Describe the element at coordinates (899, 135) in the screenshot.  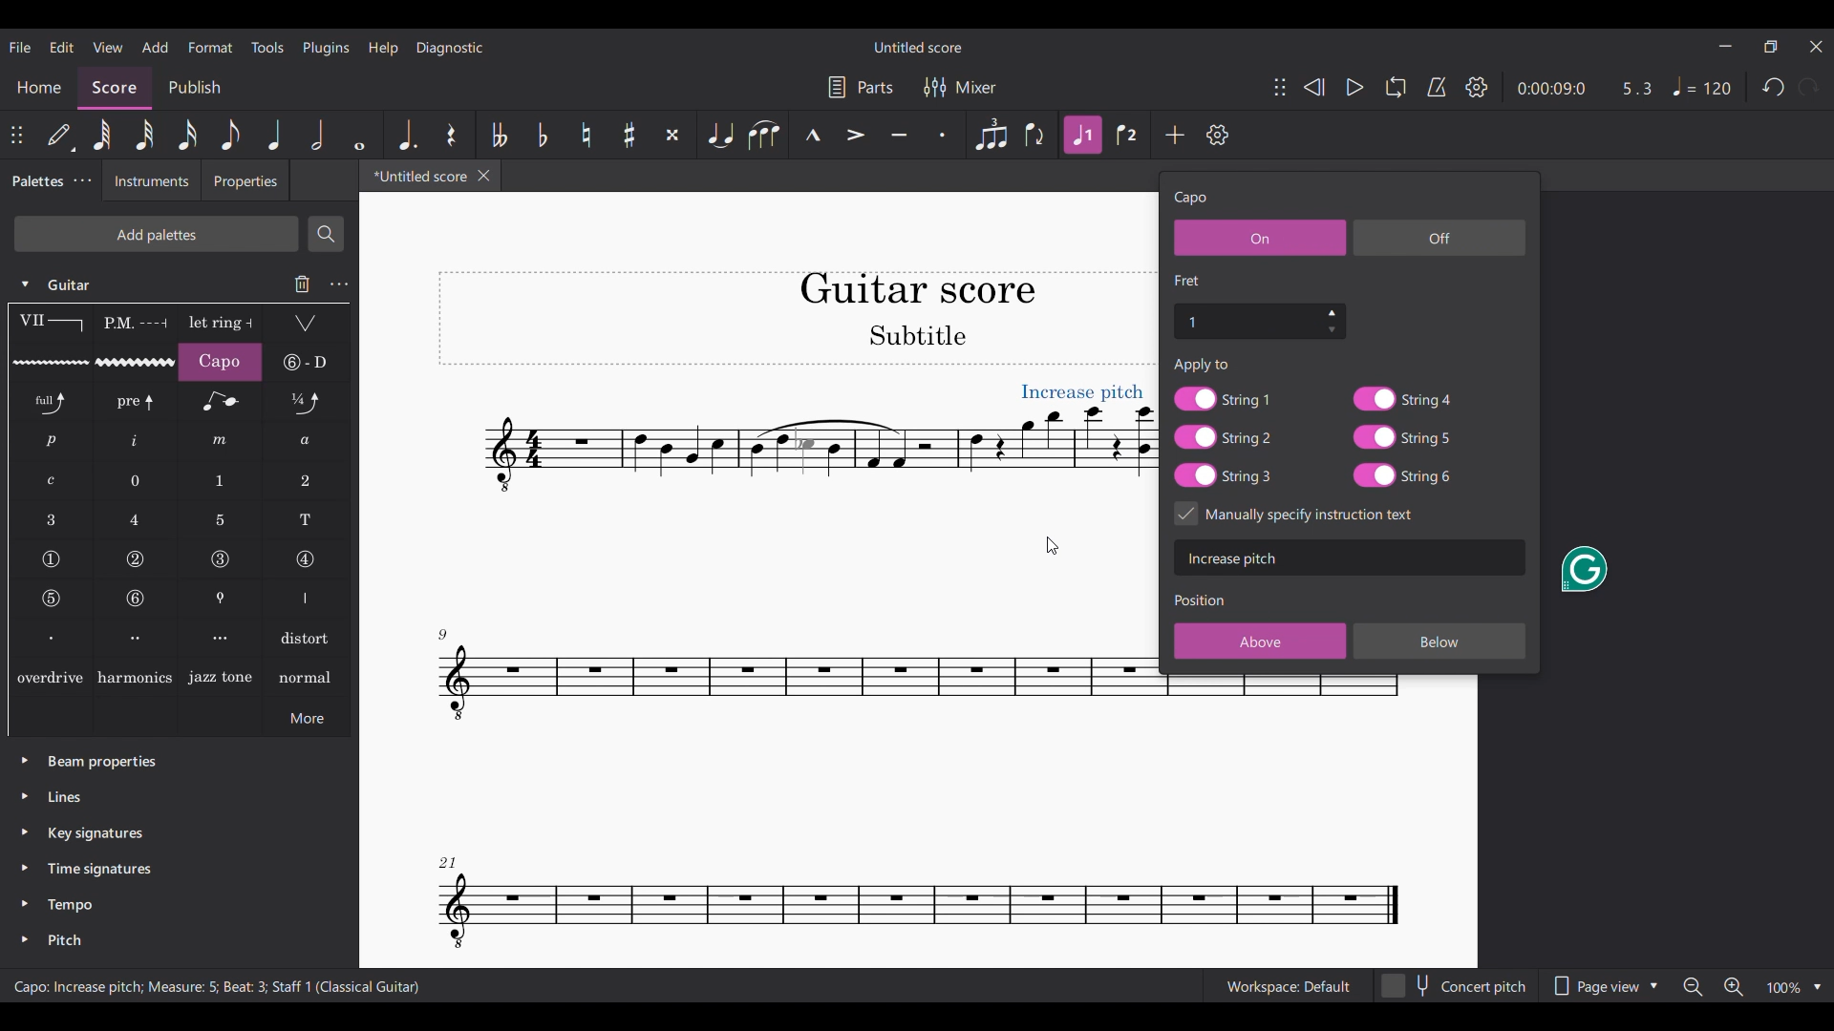
I see `Tenuto` at that location.